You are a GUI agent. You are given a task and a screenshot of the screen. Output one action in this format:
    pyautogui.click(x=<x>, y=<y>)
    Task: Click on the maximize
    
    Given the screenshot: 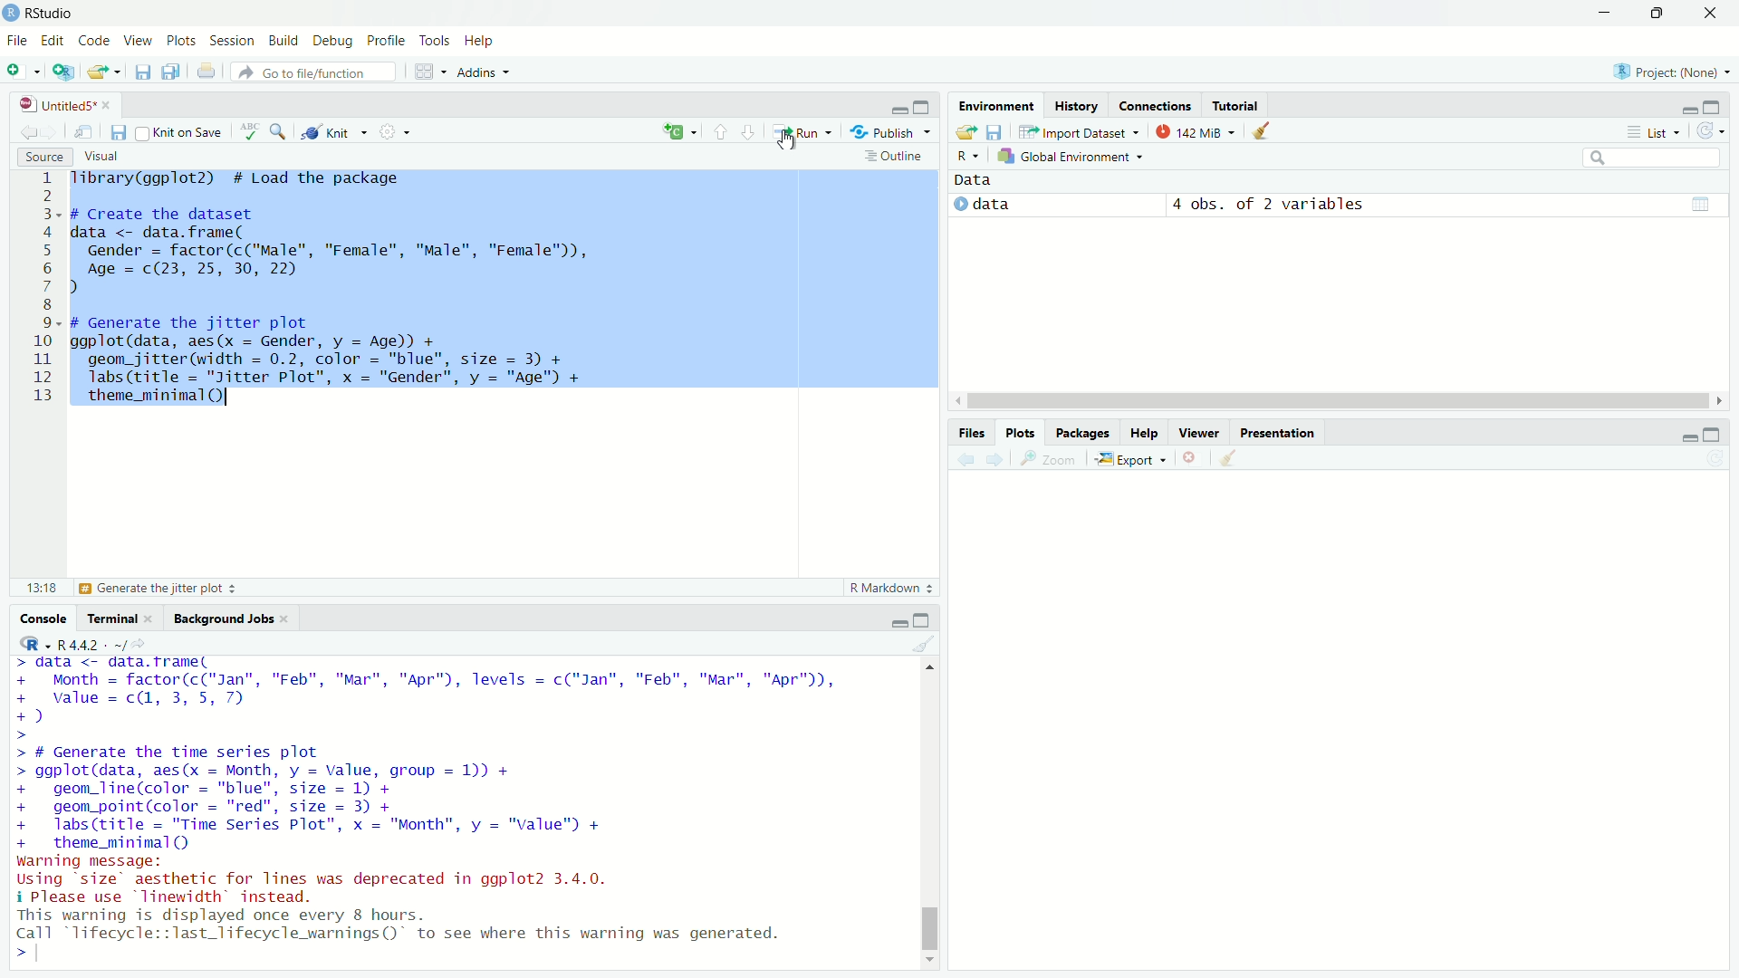 What is the action you would take?
    pyautogui.click(x=1723, y=107)
    